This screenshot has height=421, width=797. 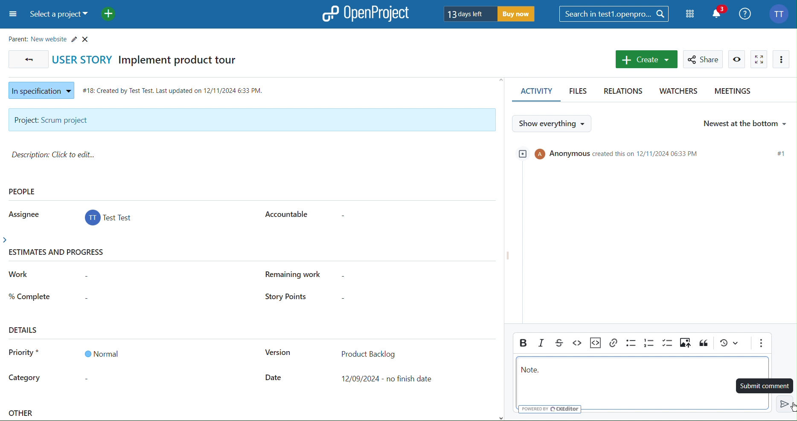 What do you see at coordinates (27, 59) in the screenshot?
I see `Back` at bounding box center [27, 59].